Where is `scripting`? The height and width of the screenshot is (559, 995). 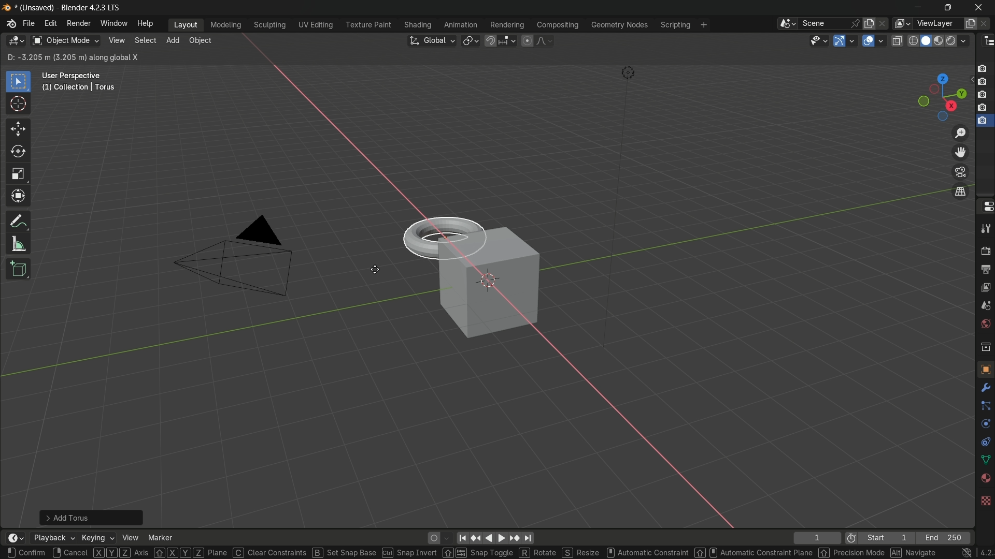
scripting is located at coordinates (675, 25).